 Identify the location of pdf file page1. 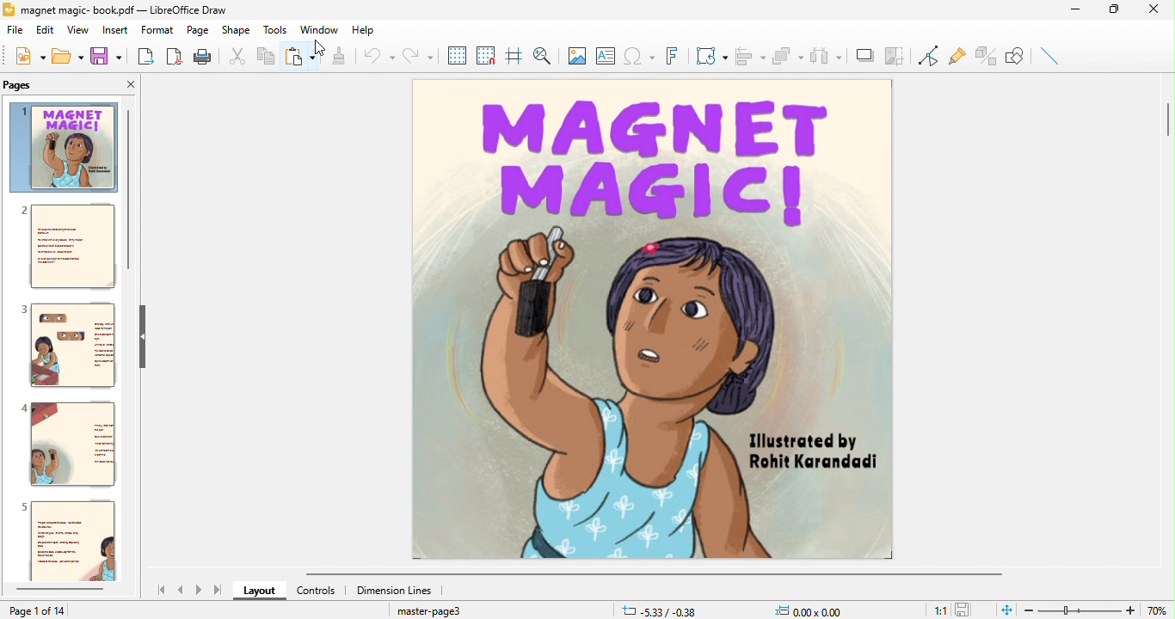
(65, 147).